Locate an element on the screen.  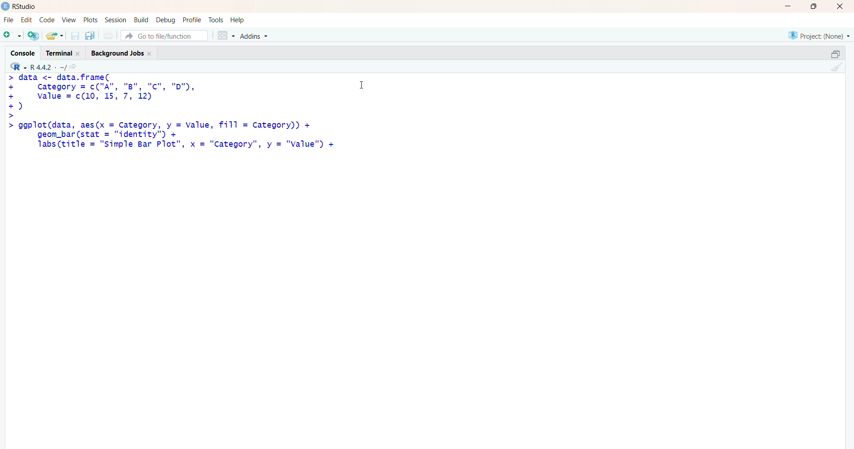
# Go to file/function is located at coordinates (164, 36).